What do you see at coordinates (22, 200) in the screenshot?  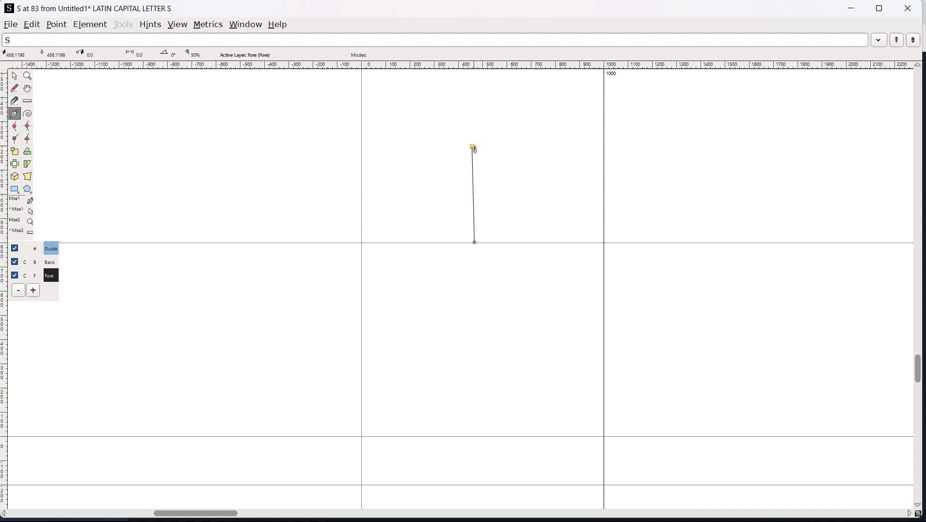 I see `Mse1` at bounding box center [22, 200].